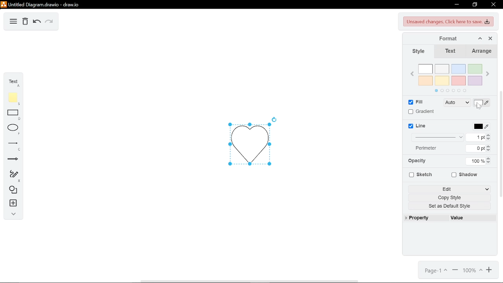 The image size is (503, 283). What do you see at coordinates (488, 74) in the screenshot?
I see `next` at bounding box center [488, 74].